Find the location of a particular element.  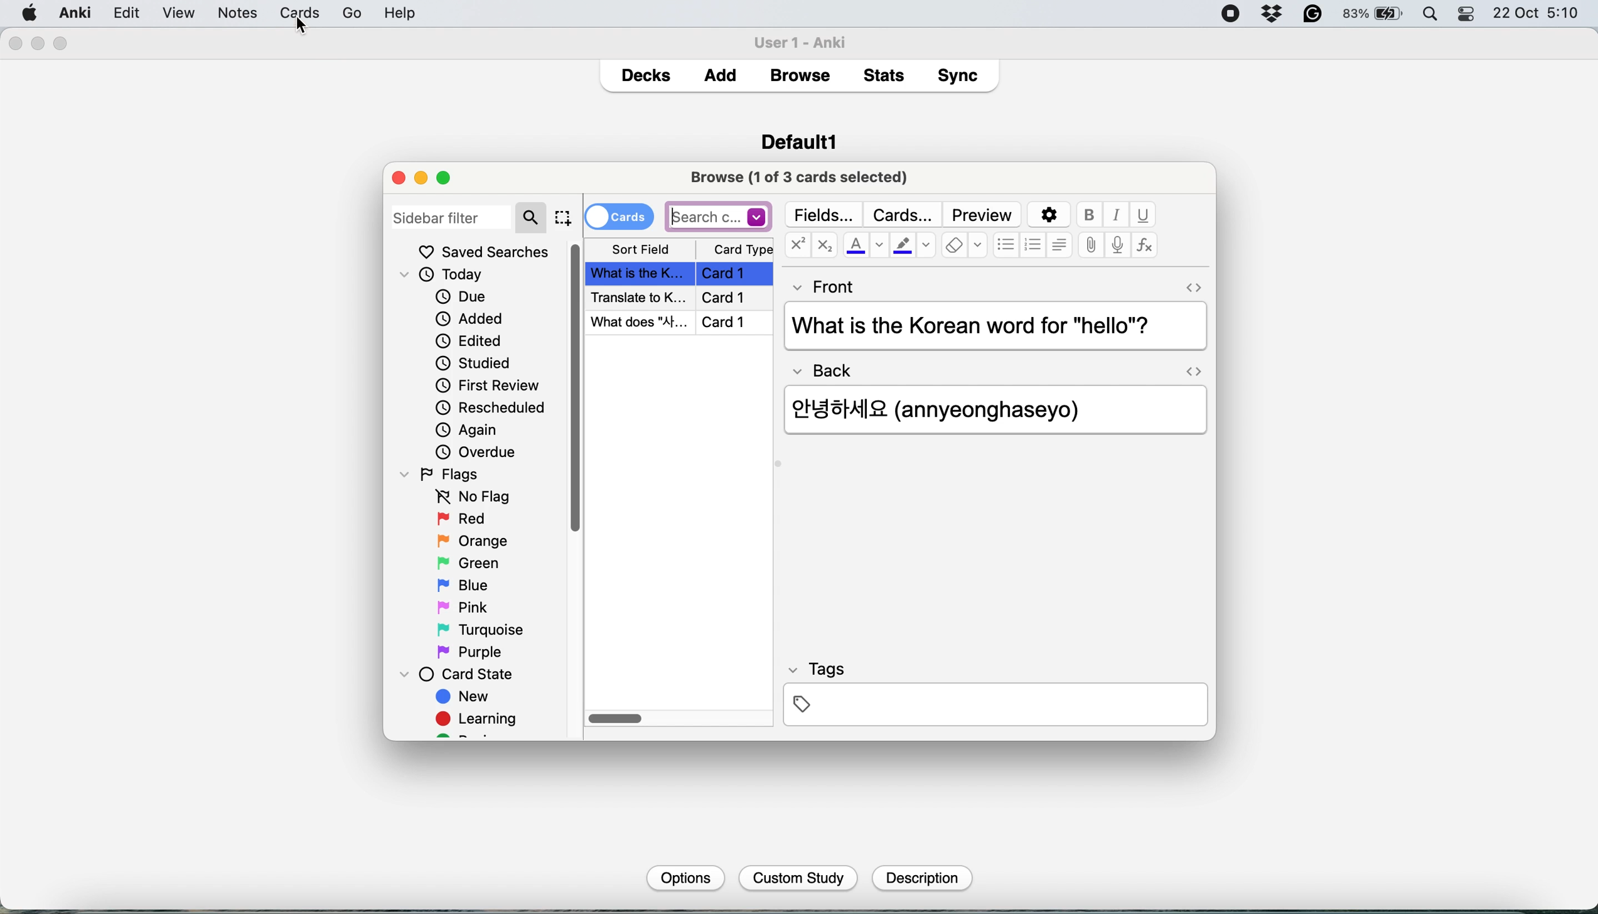

minimise is located at coordinates (421, 178).